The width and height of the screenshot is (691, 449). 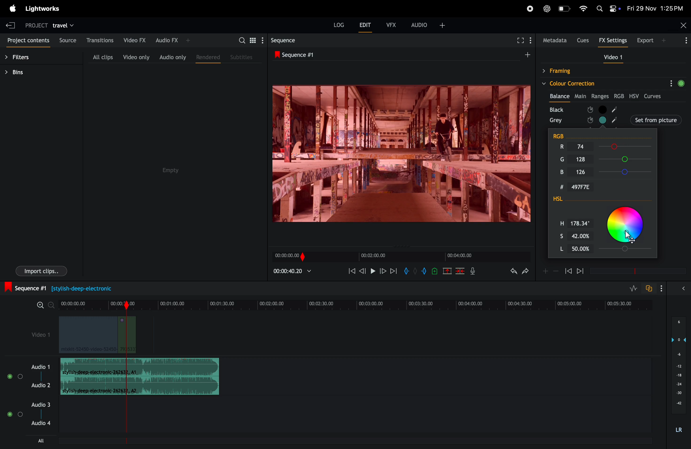 What do you see at coordinates (173, 40) in the screenshot?
I see `audio fx` at bounding box center [173, 40].